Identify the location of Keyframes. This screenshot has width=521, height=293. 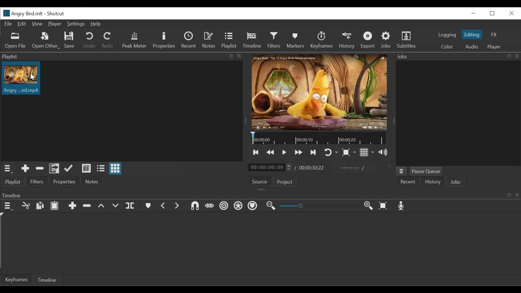
(322, 40).